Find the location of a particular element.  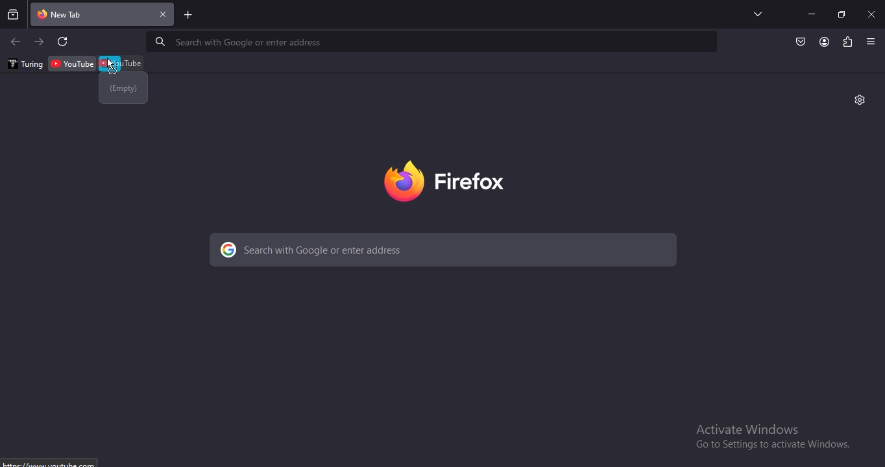

cursor is located at coordinates (110, 64).